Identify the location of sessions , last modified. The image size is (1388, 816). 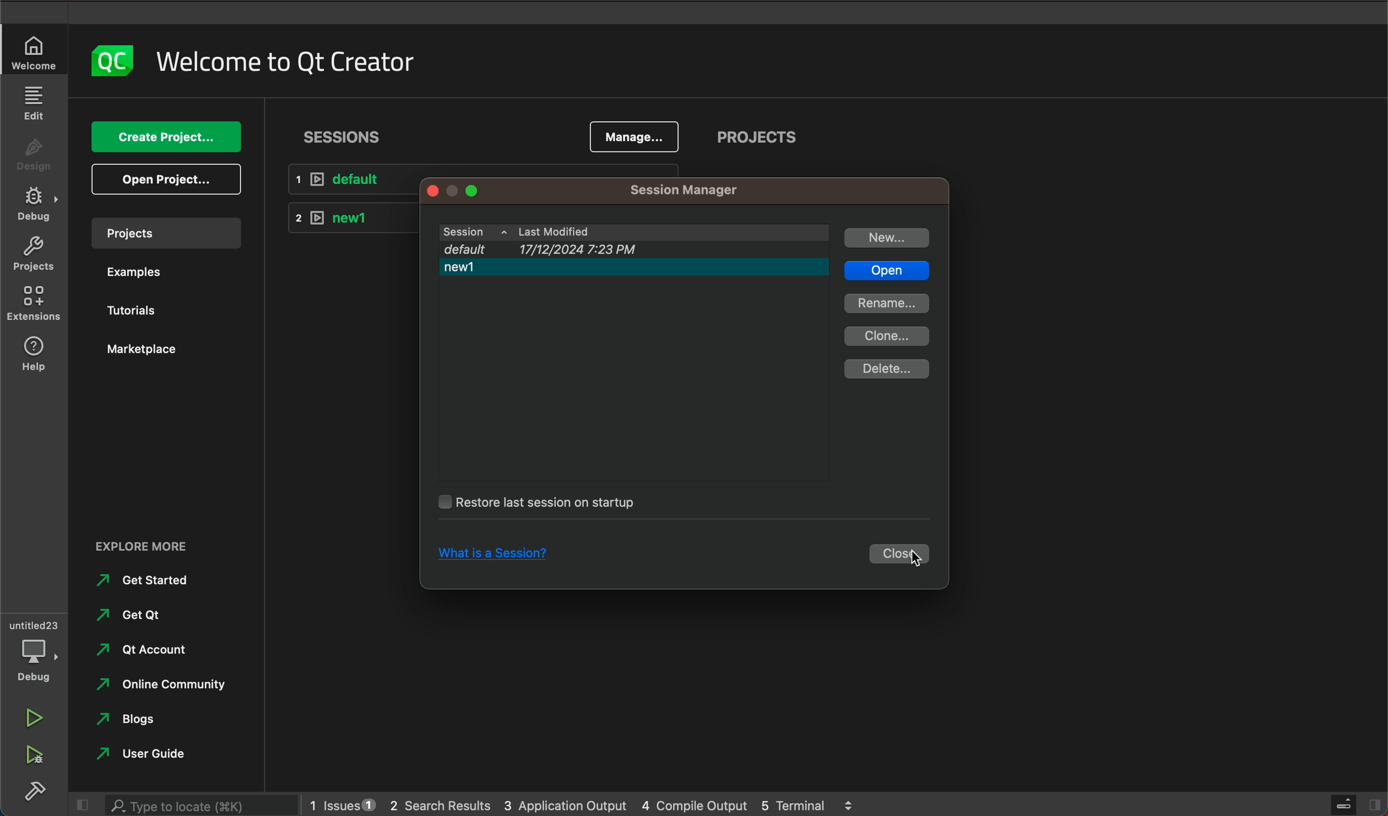
(633, 232).